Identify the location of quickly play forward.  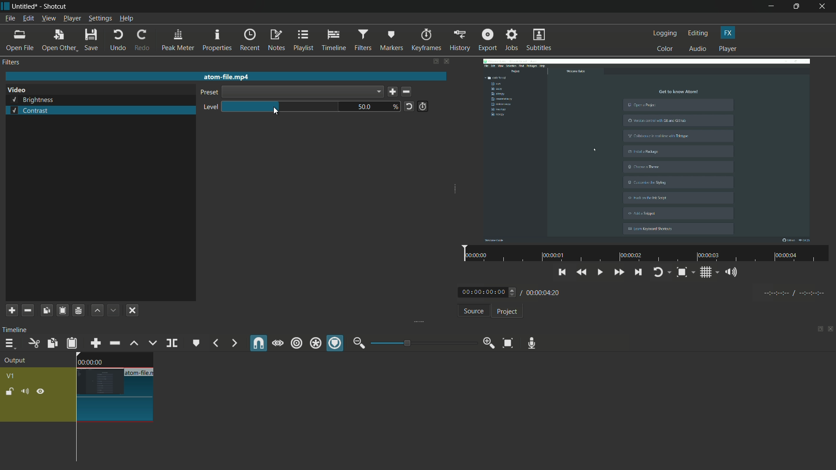
(620, 273).